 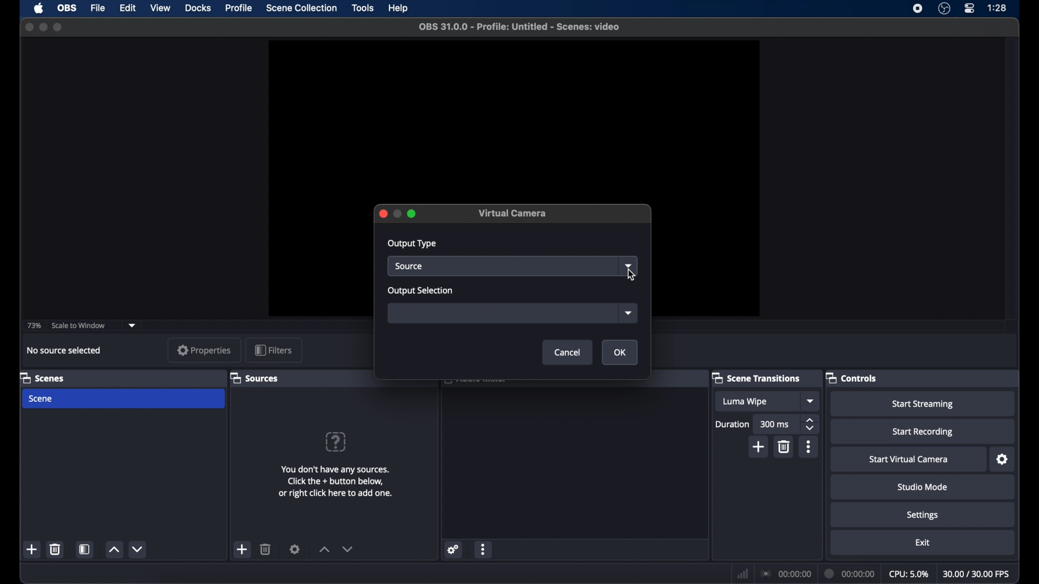 I want to click on delete, so click(x=56, y=550).